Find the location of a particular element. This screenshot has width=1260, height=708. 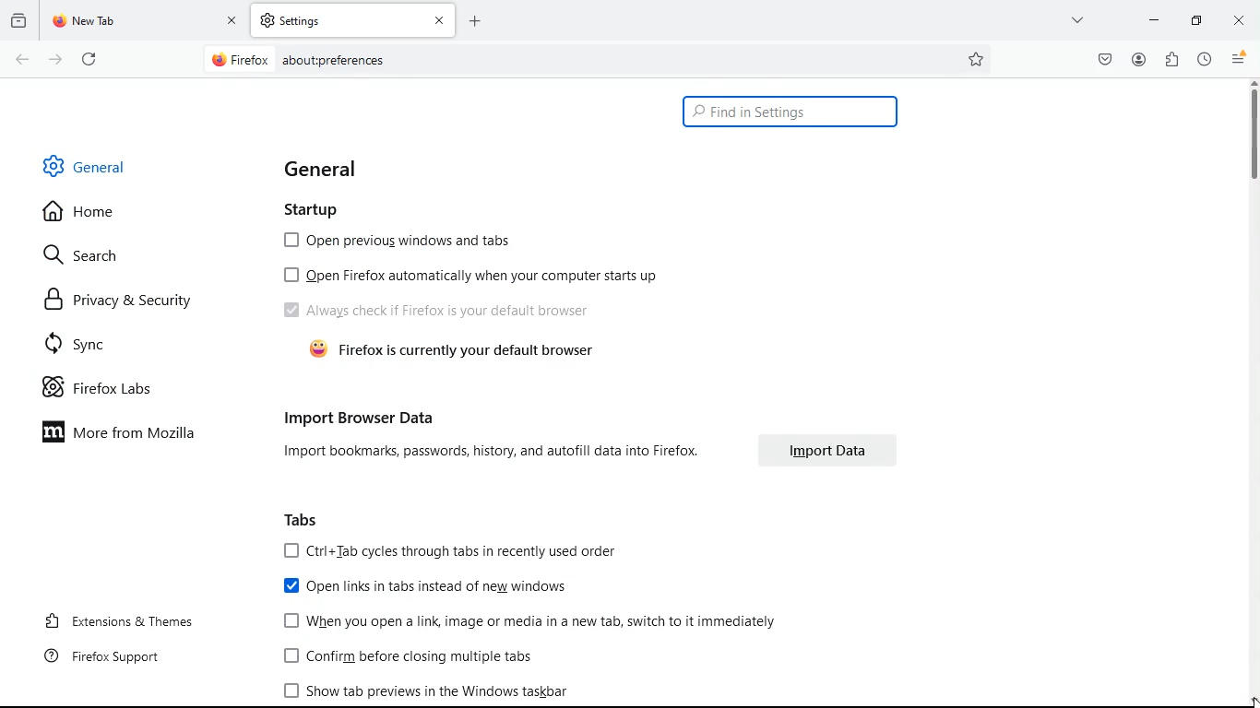

check firefox default browser is located at coordinates (439, 312).